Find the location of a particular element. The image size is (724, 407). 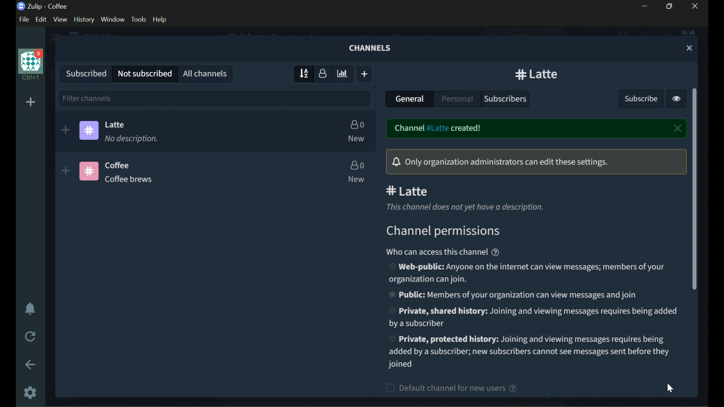

CLOSE is located at coordinates (678, 129).